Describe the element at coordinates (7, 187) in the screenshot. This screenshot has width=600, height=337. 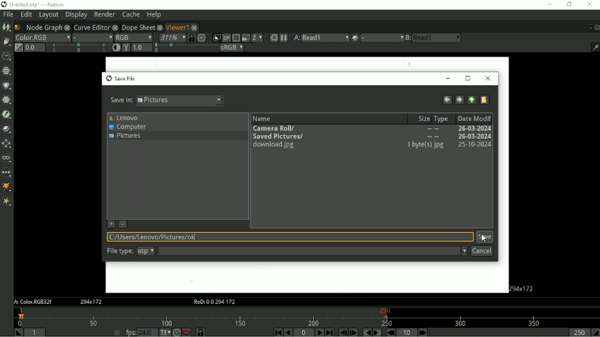
I see `GMIC` at that location.